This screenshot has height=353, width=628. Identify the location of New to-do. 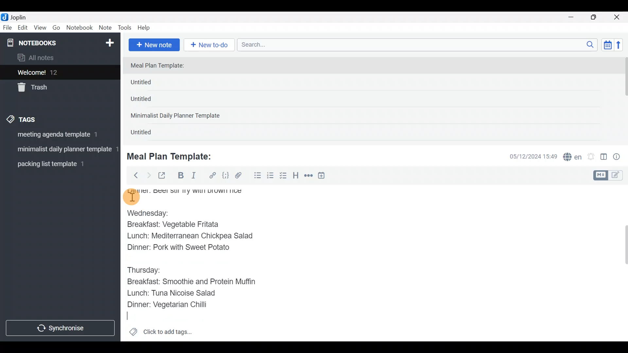
(211, 45).